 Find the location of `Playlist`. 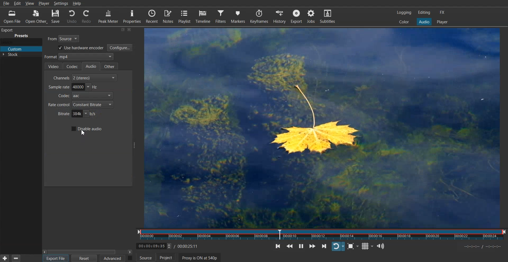

Playlist is located at coordinates (185, 16).